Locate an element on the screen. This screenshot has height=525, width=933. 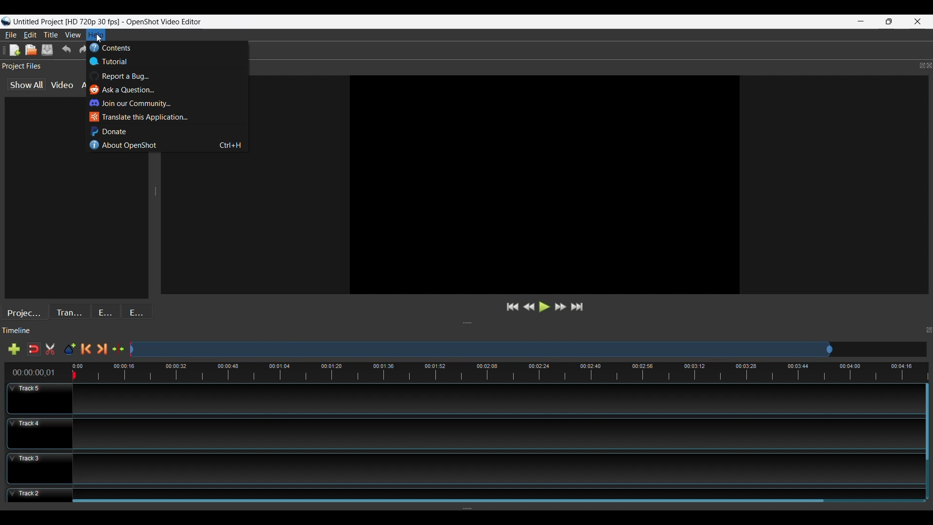
Track Panel is located at coordinates (494, 435).